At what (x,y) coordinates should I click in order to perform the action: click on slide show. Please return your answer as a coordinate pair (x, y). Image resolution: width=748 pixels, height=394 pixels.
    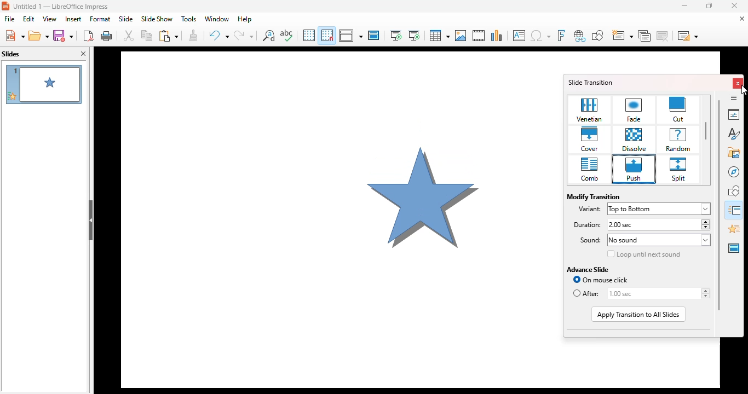
    Looking at the image, I should click on (157, 19).